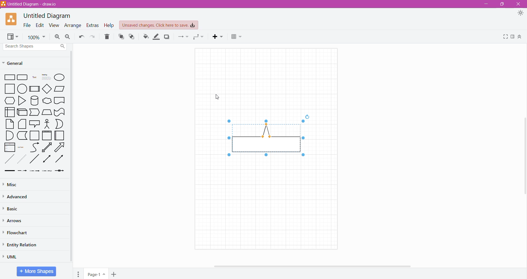 The image size is (527, 279). What do you see at coordinates (34, 147) in the screenshot?
I see `Curved Line` at bounding box center [34, 147].